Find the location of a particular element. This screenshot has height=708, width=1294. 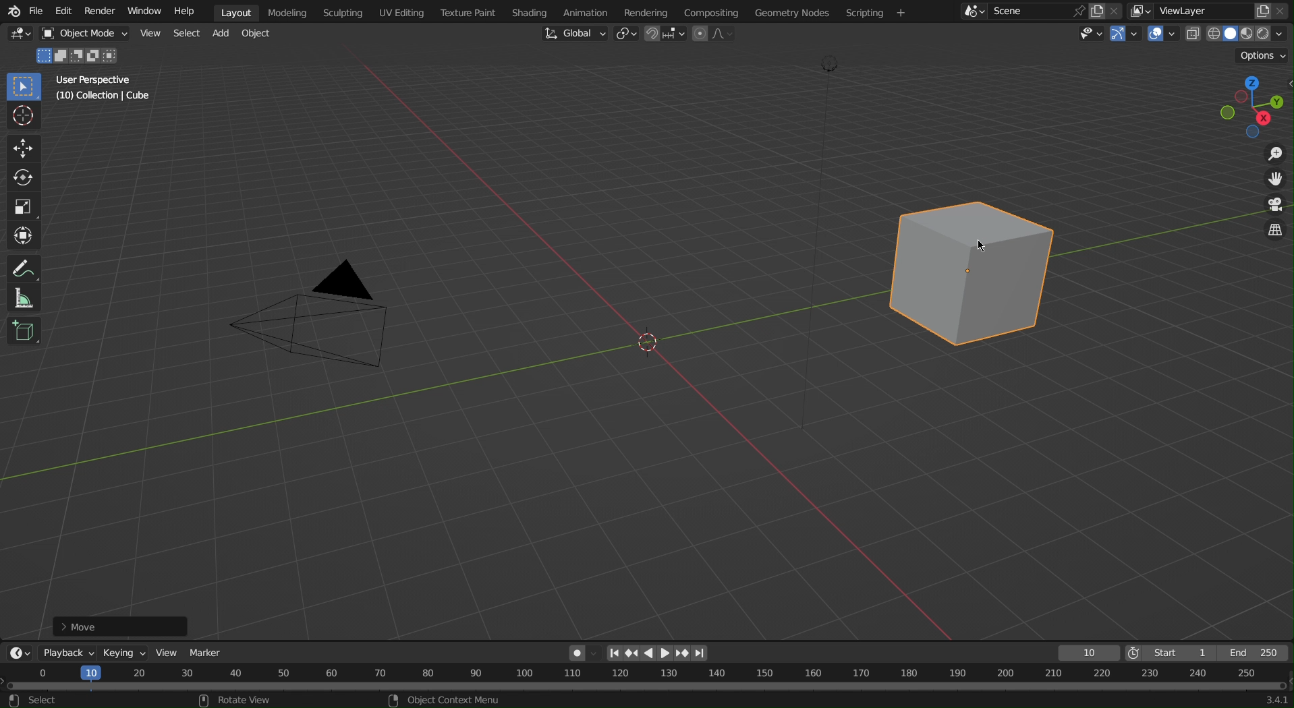

Show Overlays is located at coordinates (1163, 34).